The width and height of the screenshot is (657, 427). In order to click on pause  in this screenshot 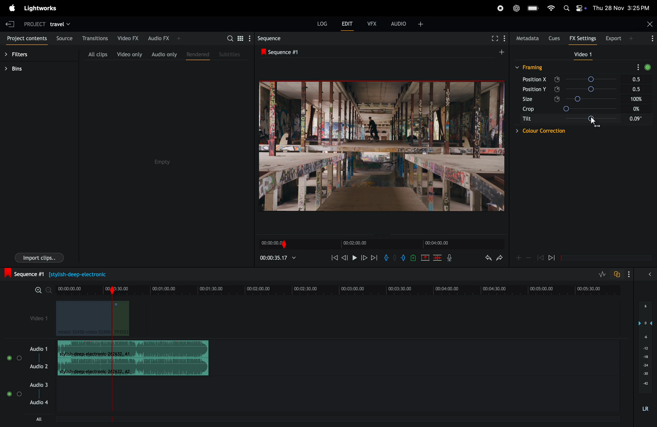, I will do `click(354, 258)`.